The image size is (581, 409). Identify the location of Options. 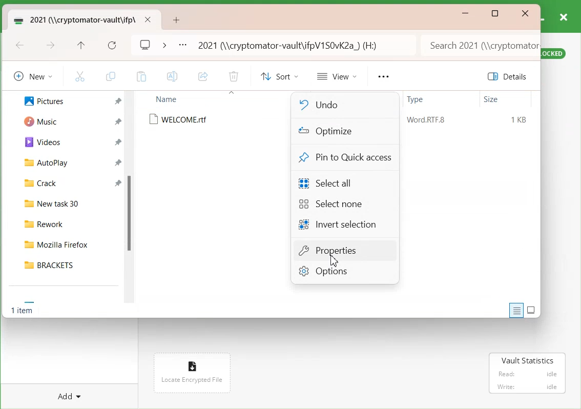
(345, 272).